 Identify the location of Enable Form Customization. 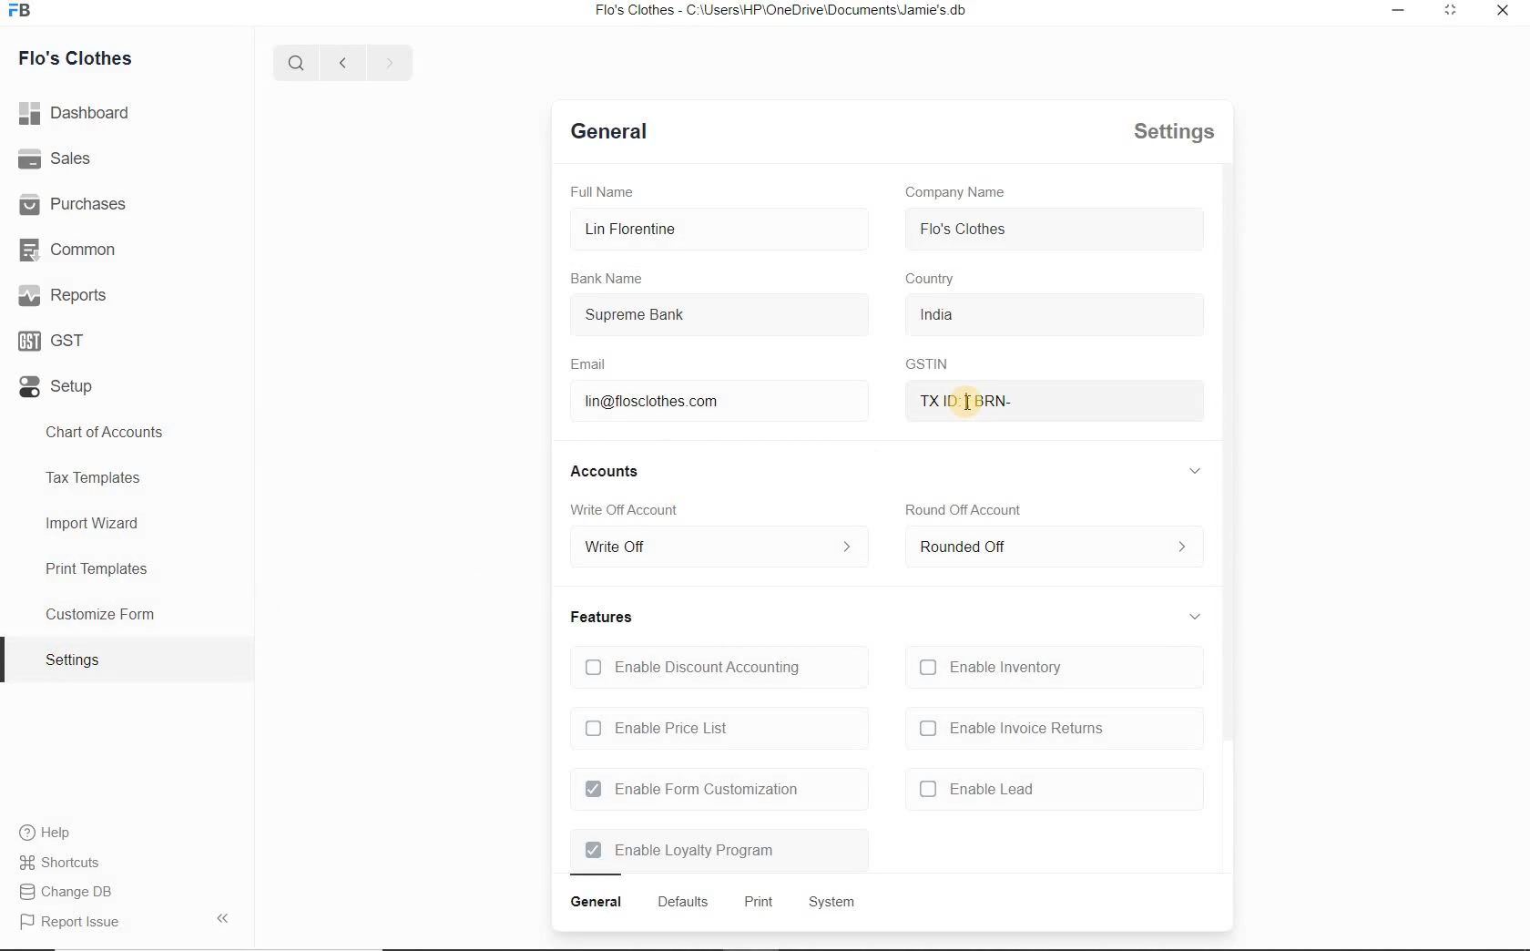
(691, 790).